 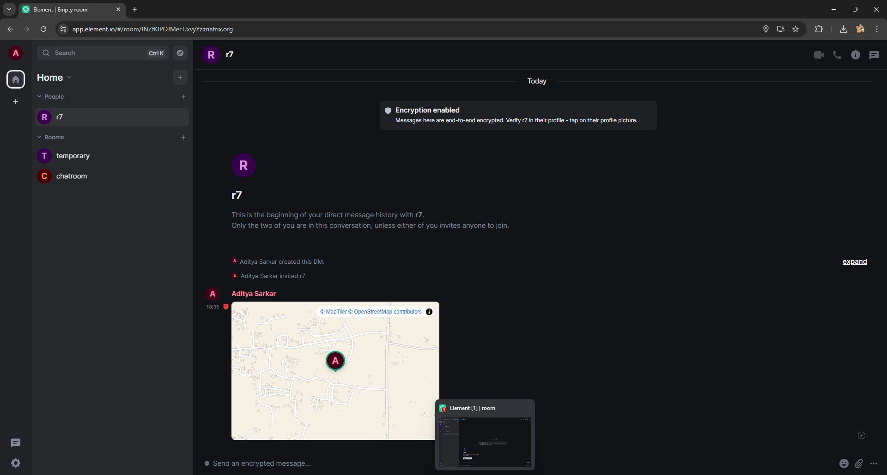 I want to click on go back, so click(x=12, y=30).